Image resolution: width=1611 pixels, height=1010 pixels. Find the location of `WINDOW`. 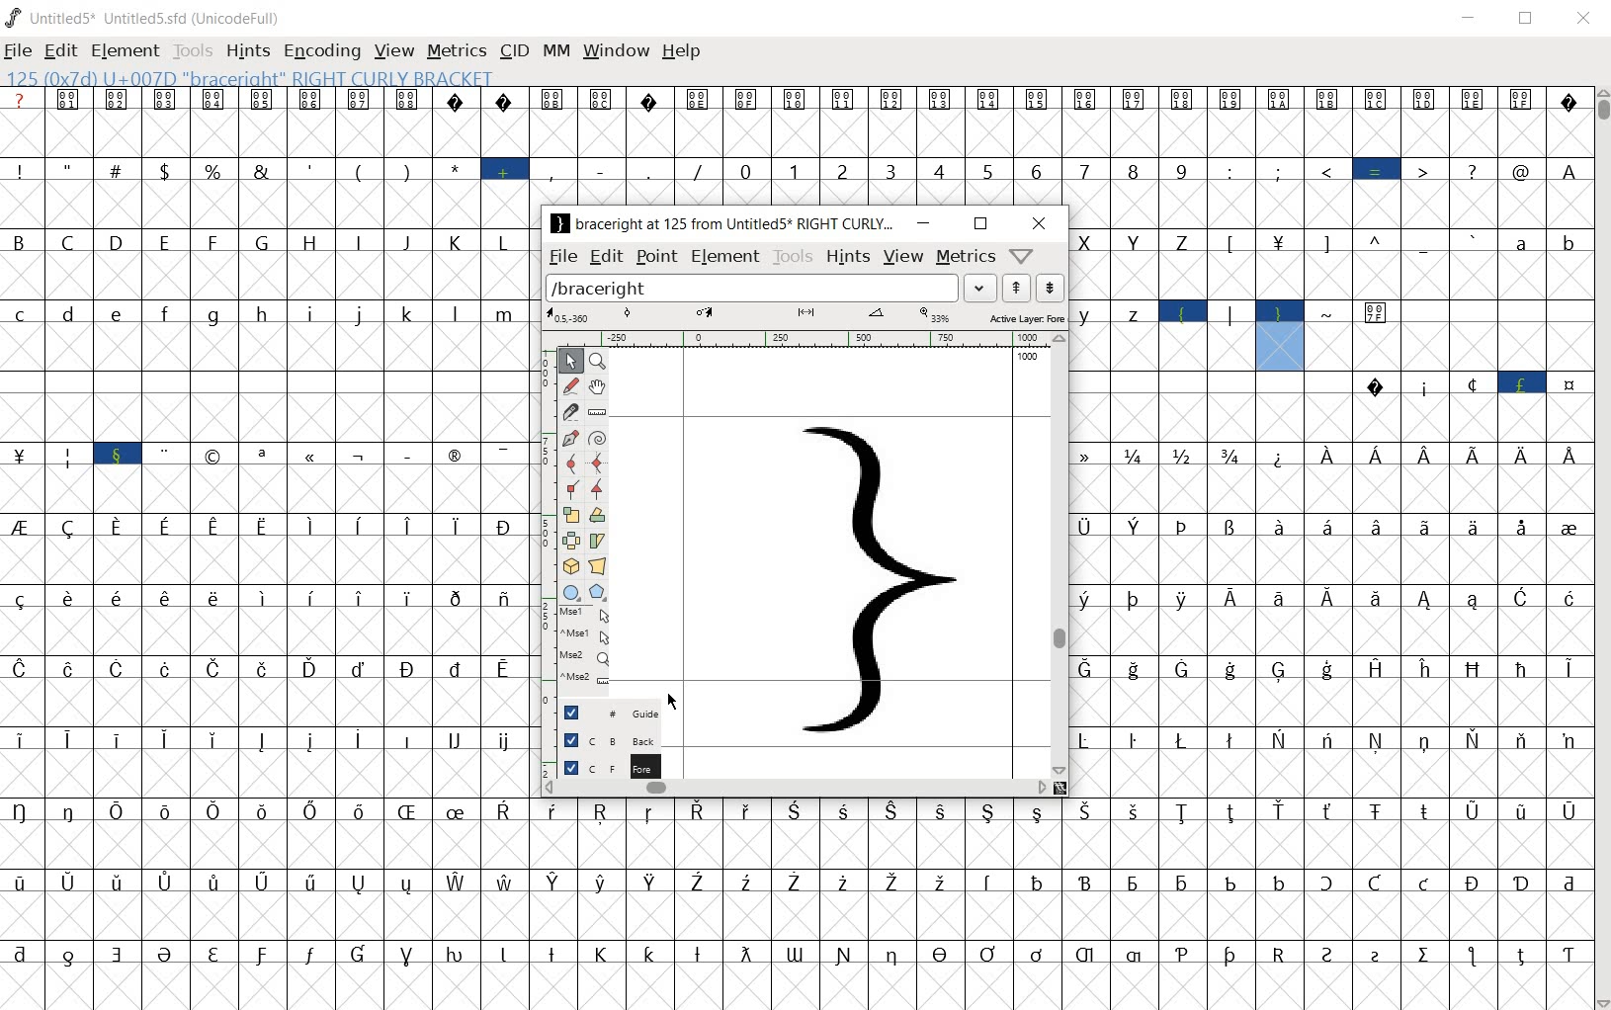

WINDOW is located at coordinates (617, 49).